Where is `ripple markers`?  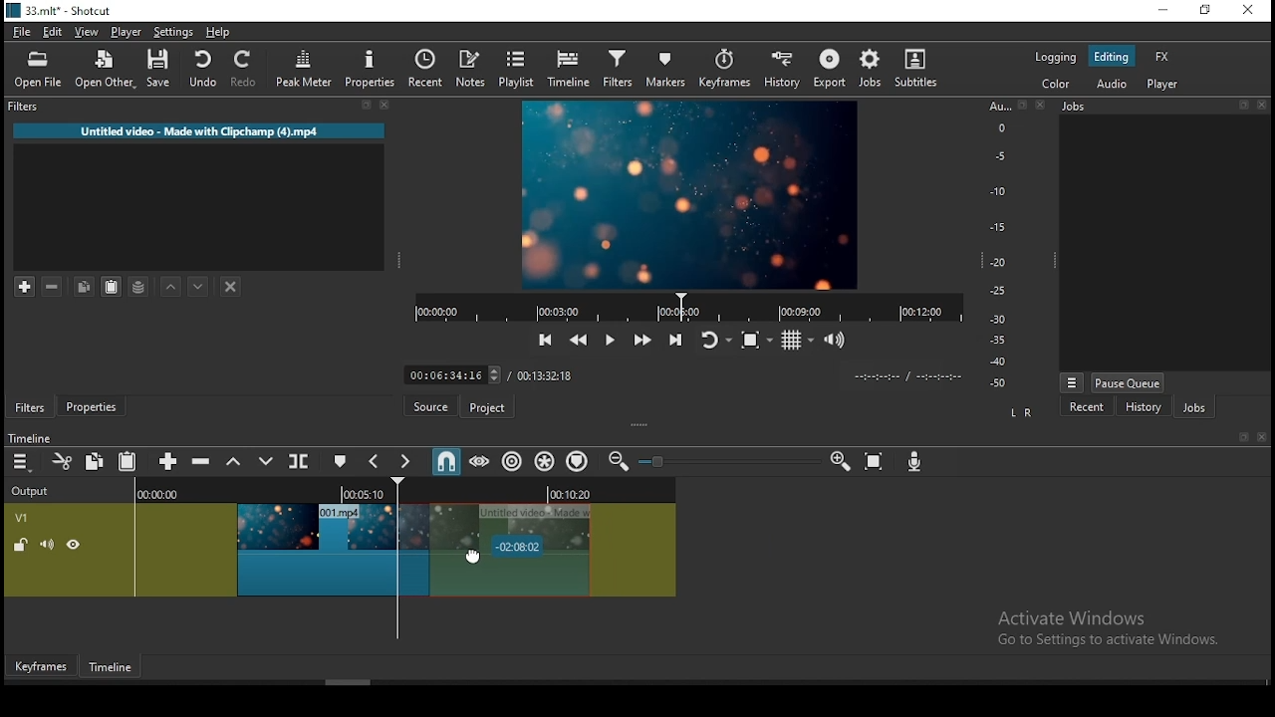 ripple markers is located at coordinates (577, 461).